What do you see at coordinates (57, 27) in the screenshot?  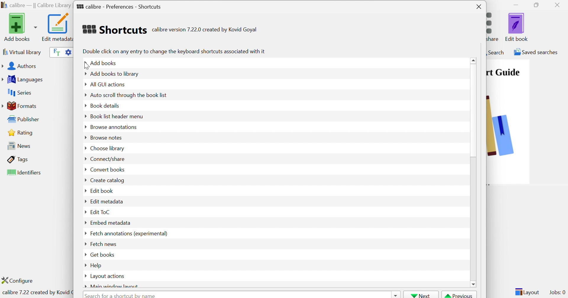 I see `Edit metadata` at bounding box center [57, 27].